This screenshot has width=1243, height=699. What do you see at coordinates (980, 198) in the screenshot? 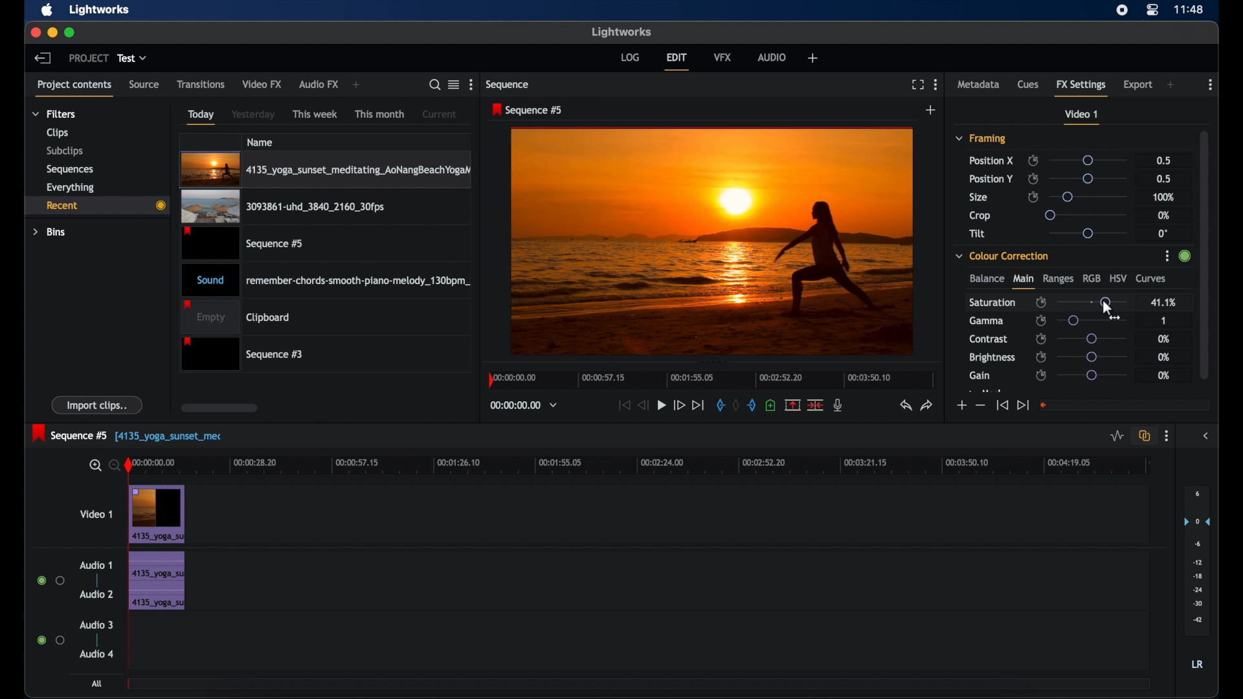
I see `size` at bounding box center [980, 198].